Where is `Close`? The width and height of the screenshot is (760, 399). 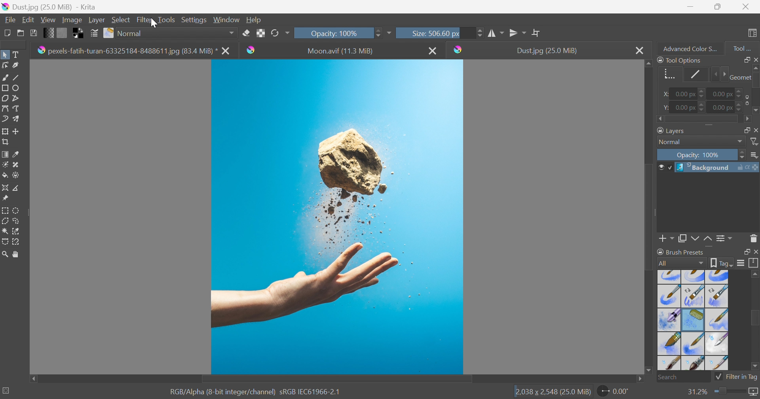 Close is located at coordinates (746, 7).